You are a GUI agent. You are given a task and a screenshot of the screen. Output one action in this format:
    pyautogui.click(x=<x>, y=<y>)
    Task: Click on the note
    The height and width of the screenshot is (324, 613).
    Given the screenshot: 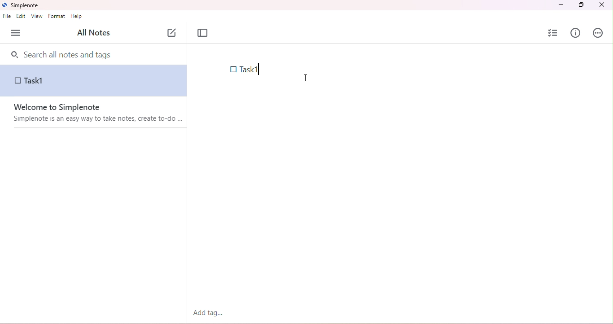 What is the action you would take?
    pyautogui.click(x=94, y=81)
    